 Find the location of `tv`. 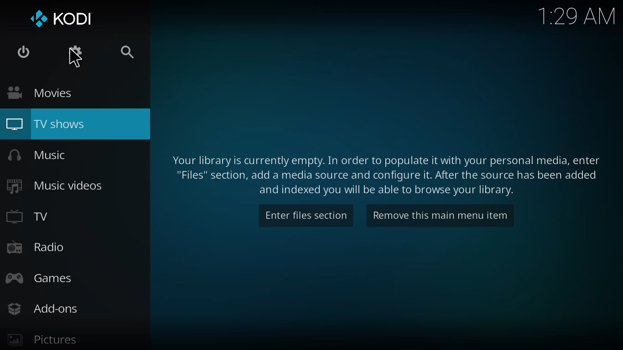

tv is located at coordinates (33, 217).